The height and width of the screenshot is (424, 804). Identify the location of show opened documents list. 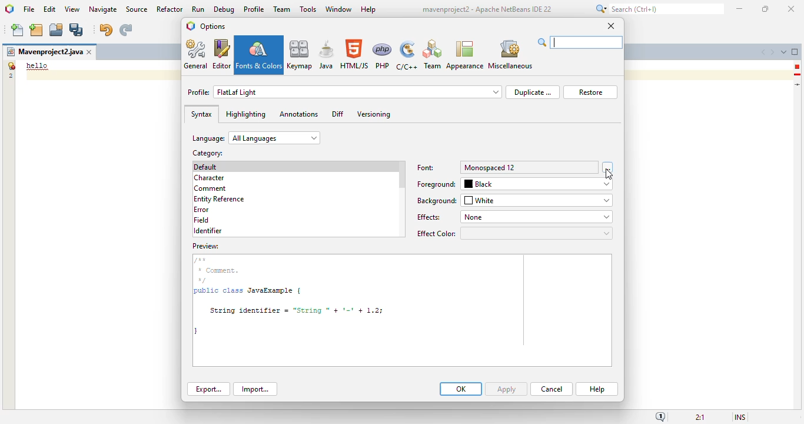
(783, 52).